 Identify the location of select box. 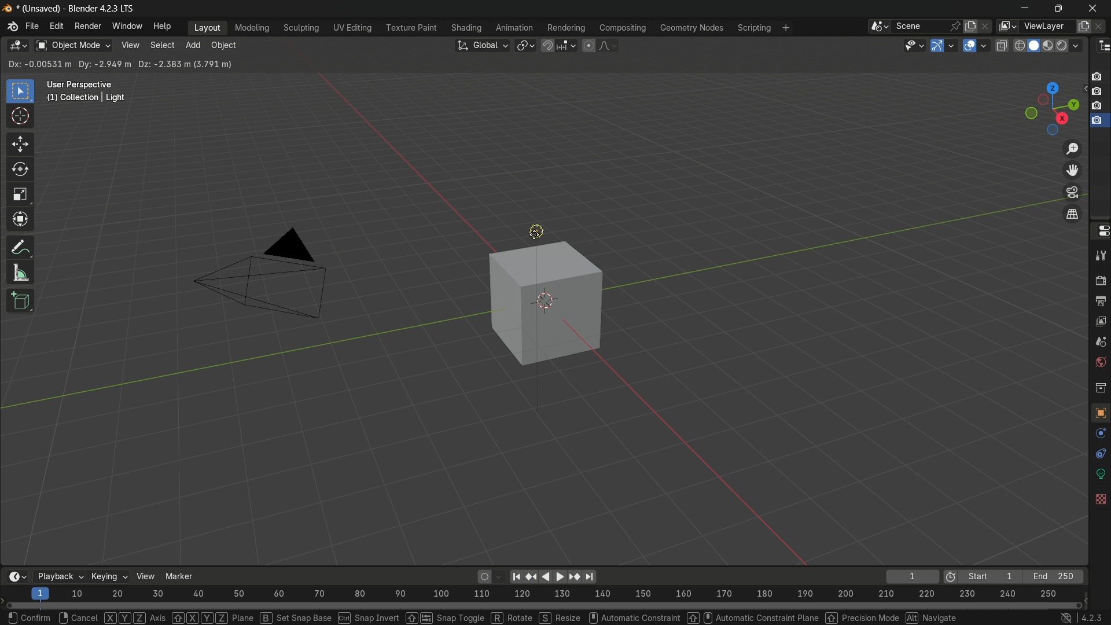
(20, 90).